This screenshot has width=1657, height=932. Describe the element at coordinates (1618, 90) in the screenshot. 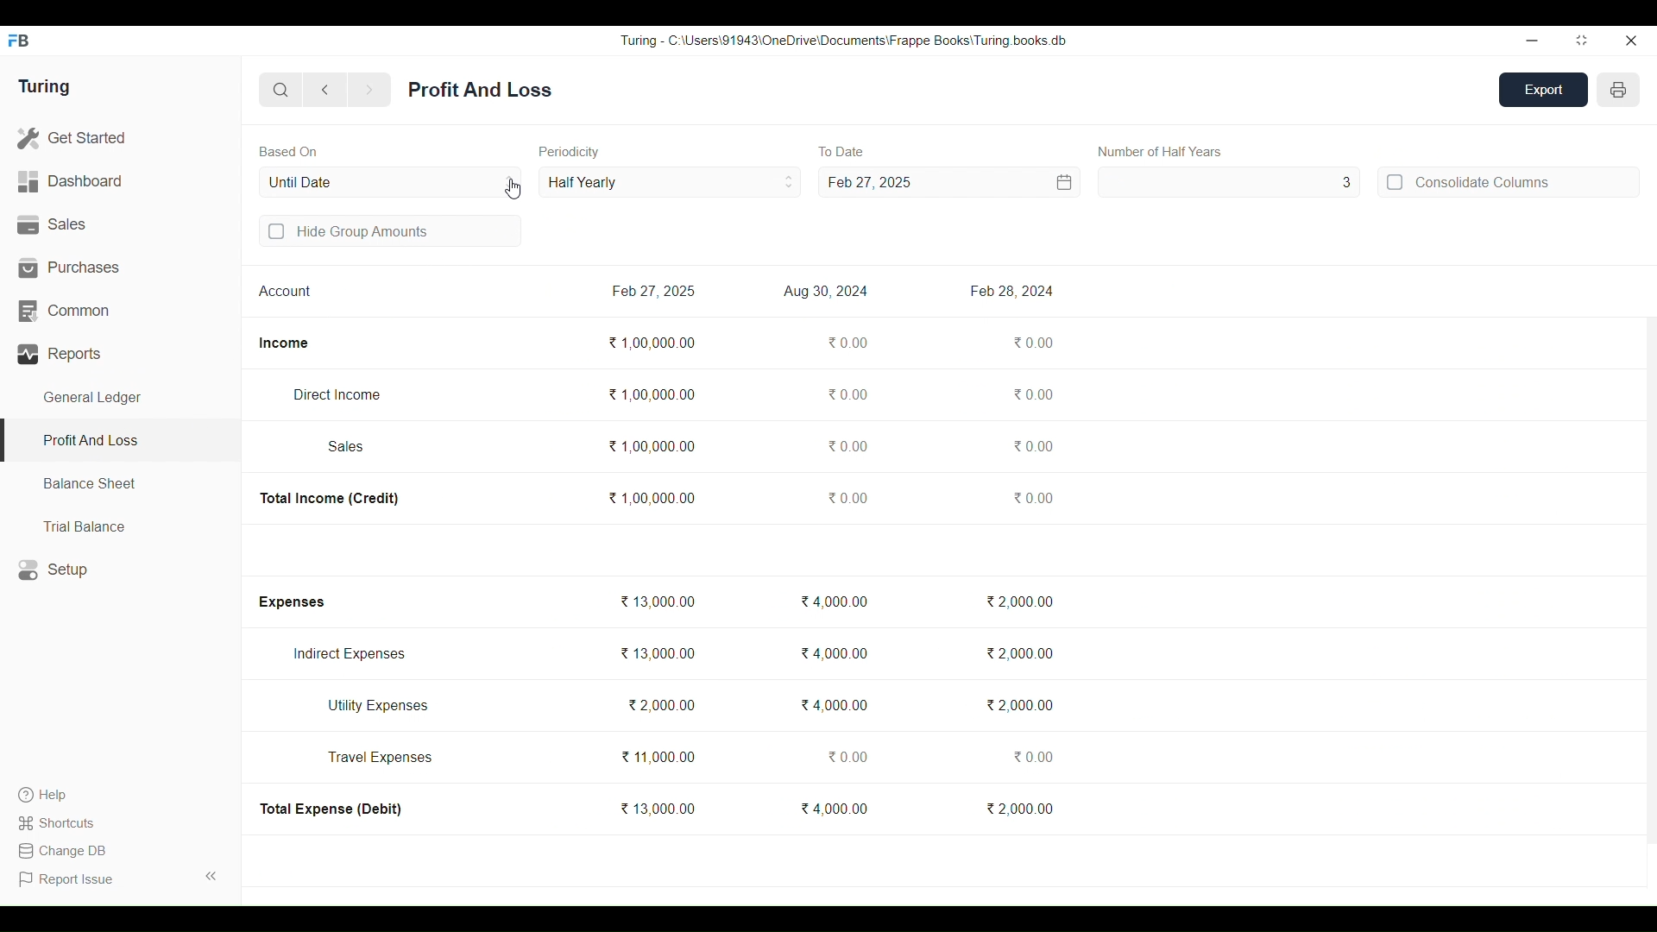

I see `Open report print view` at that location.